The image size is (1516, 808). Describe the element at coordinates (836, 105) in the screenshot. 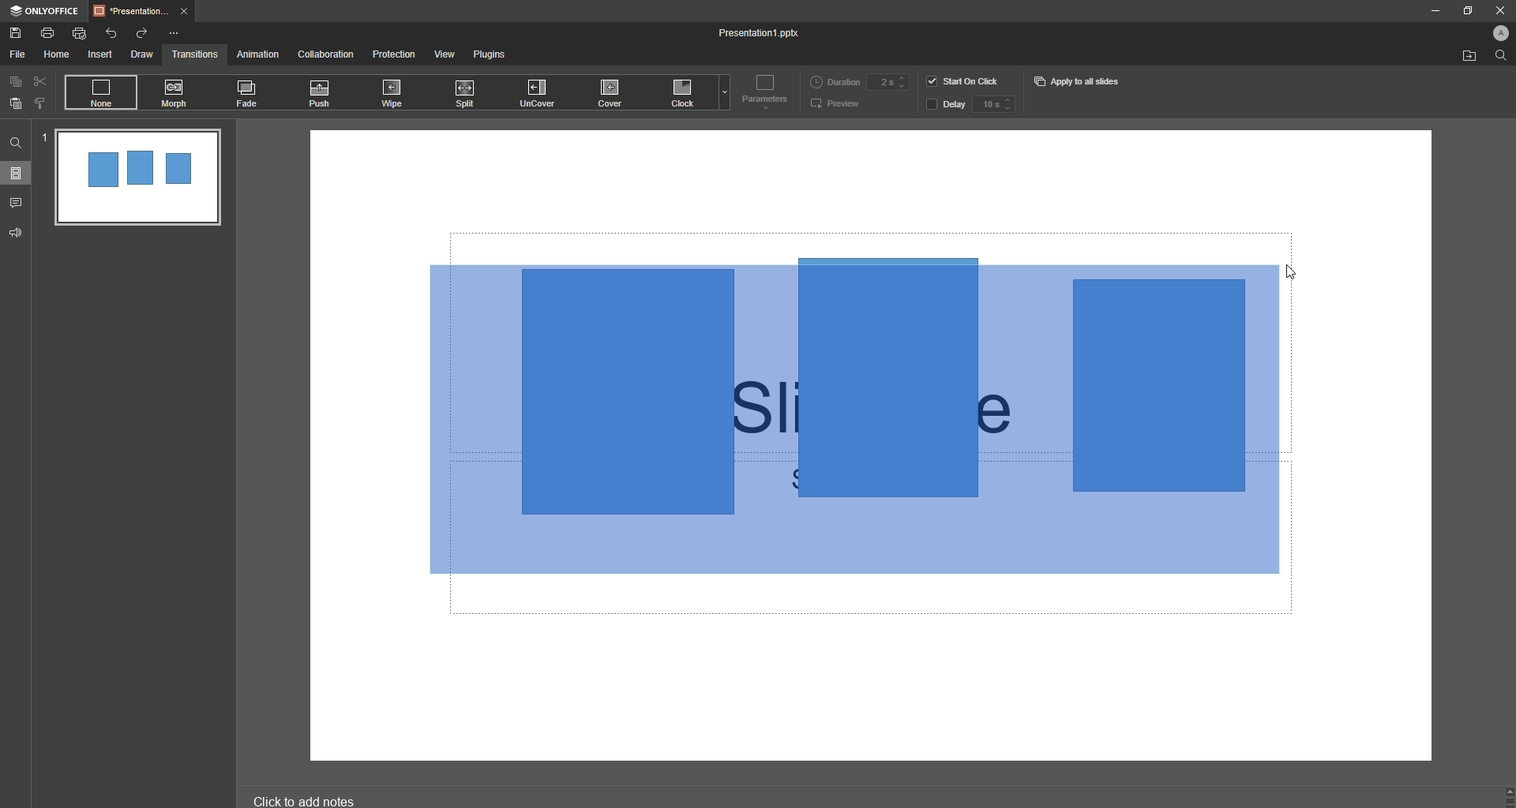

I see `Preview` at that location.